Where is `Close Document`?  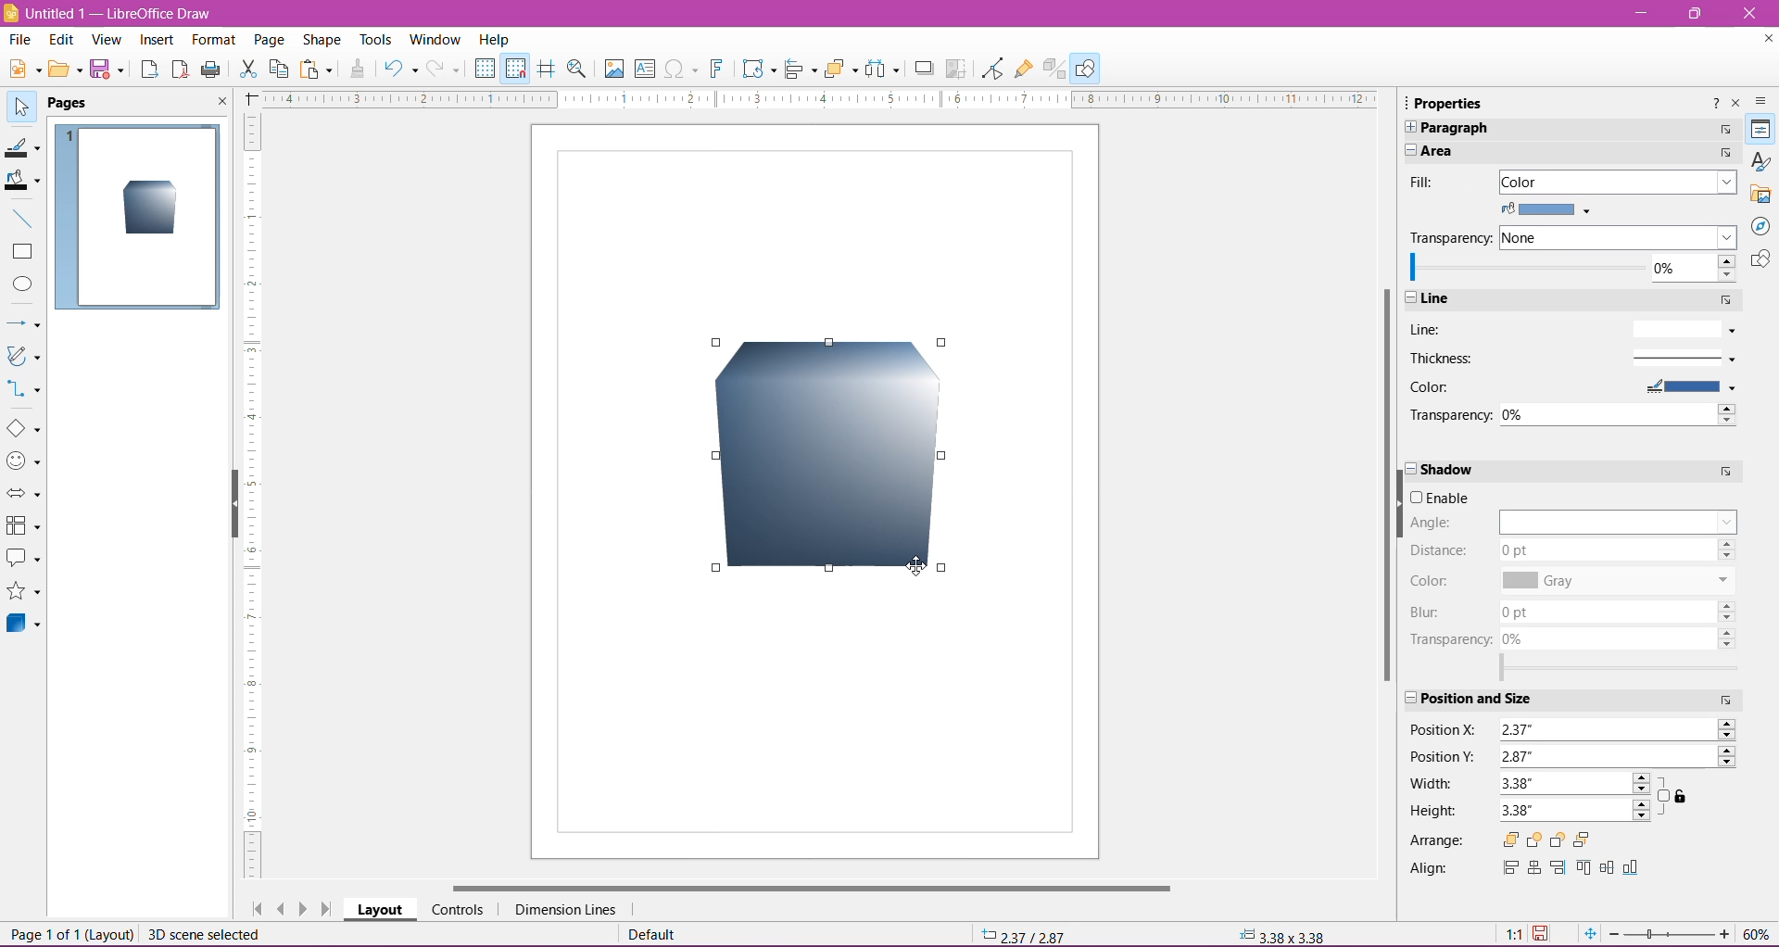 Close Document is located at coordinates (1764, 42).